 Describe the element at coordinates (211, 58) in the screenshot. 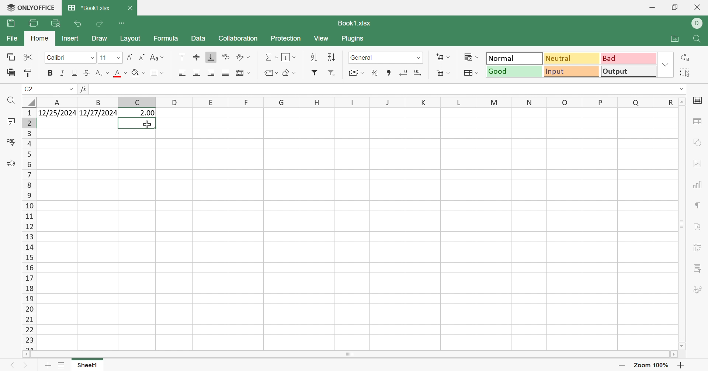

I see `Align Bottom` at that location.